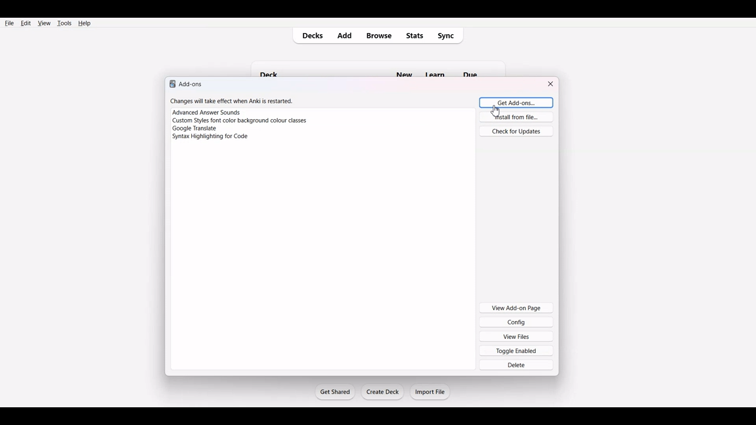 The image size is (756, 425). Describe the element at coordinates (438, 67) in the screenshot. I see `` at that location.